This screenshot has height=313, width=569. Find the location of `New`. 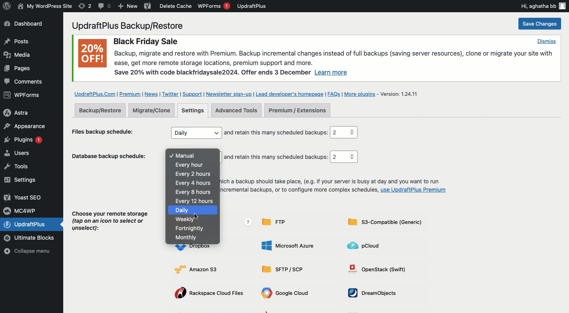

New is located at coordinates (128, 7).